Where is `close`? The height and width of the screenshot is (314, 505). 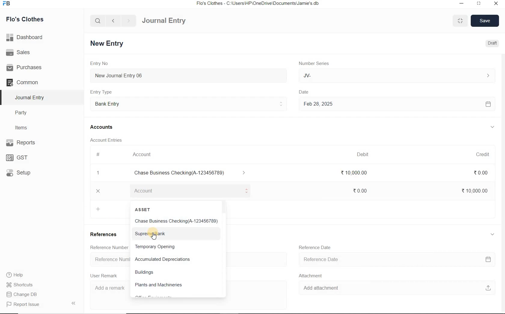 close is located at coordinates (496, 3).